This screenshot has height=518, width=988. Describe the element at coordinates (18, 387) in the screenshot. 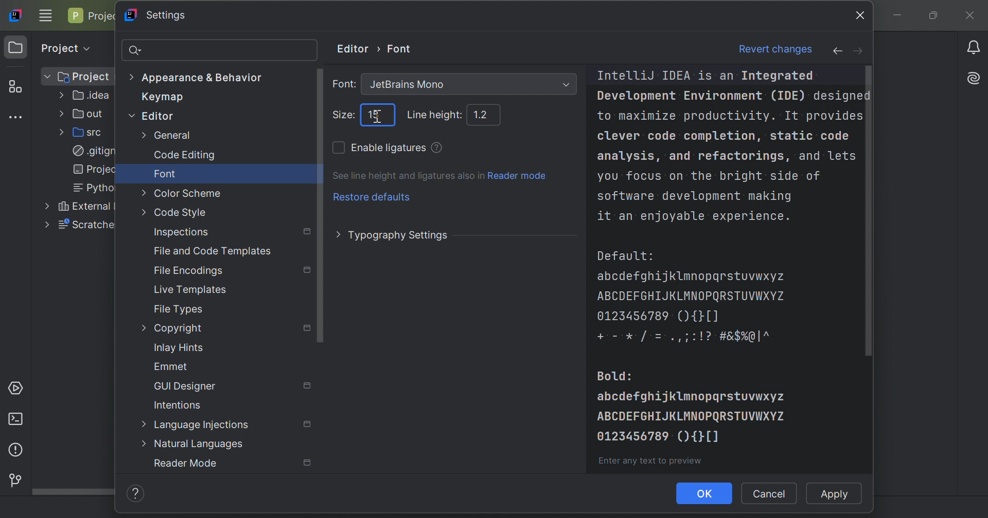

I see `Services` at that location.